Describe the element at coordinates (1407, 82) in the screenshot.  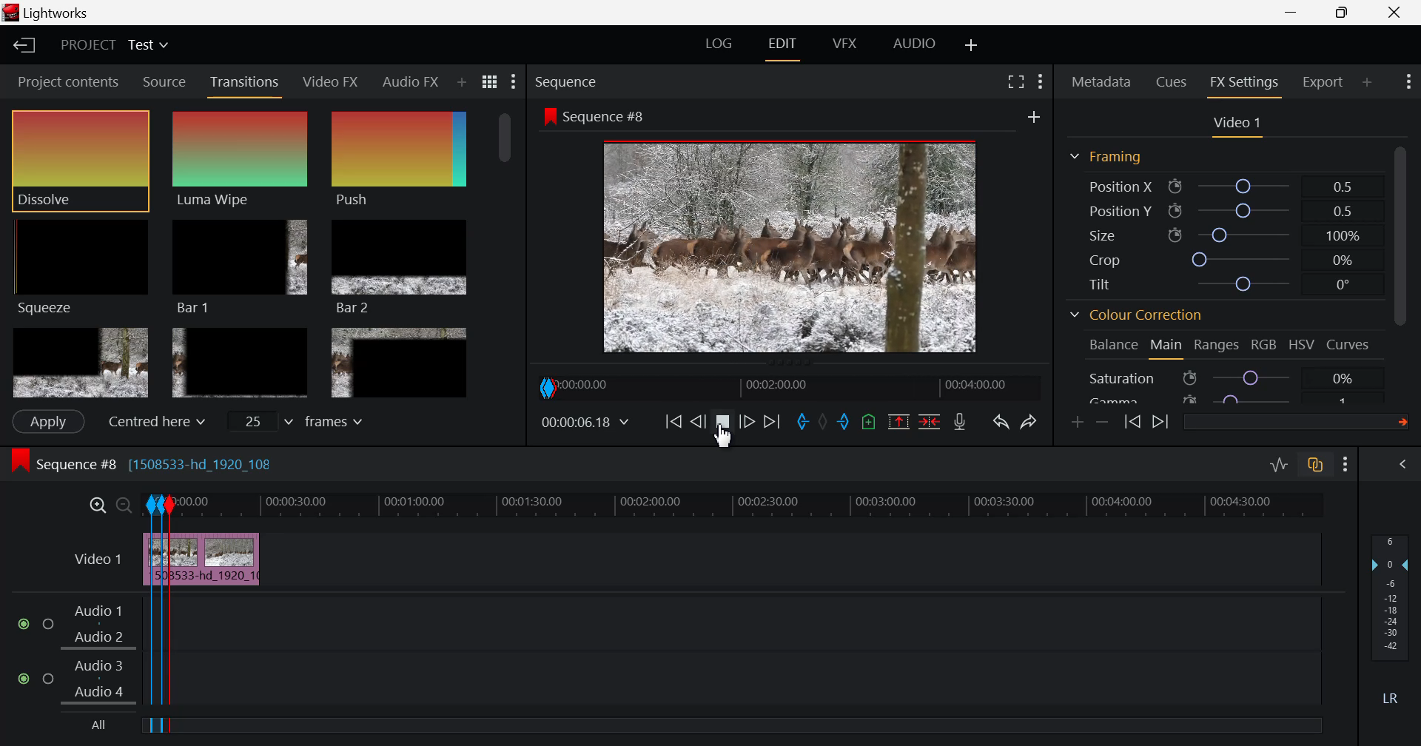
I see `Show Settings` at that location.